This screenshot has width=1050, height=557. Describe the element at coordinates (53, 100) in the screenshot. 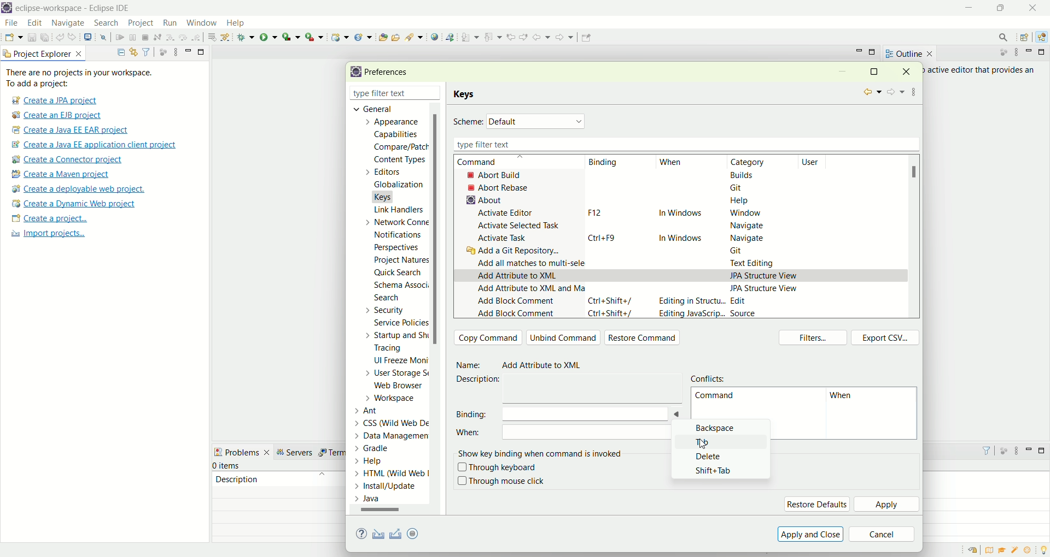

I see `create a JPA project` at that location.